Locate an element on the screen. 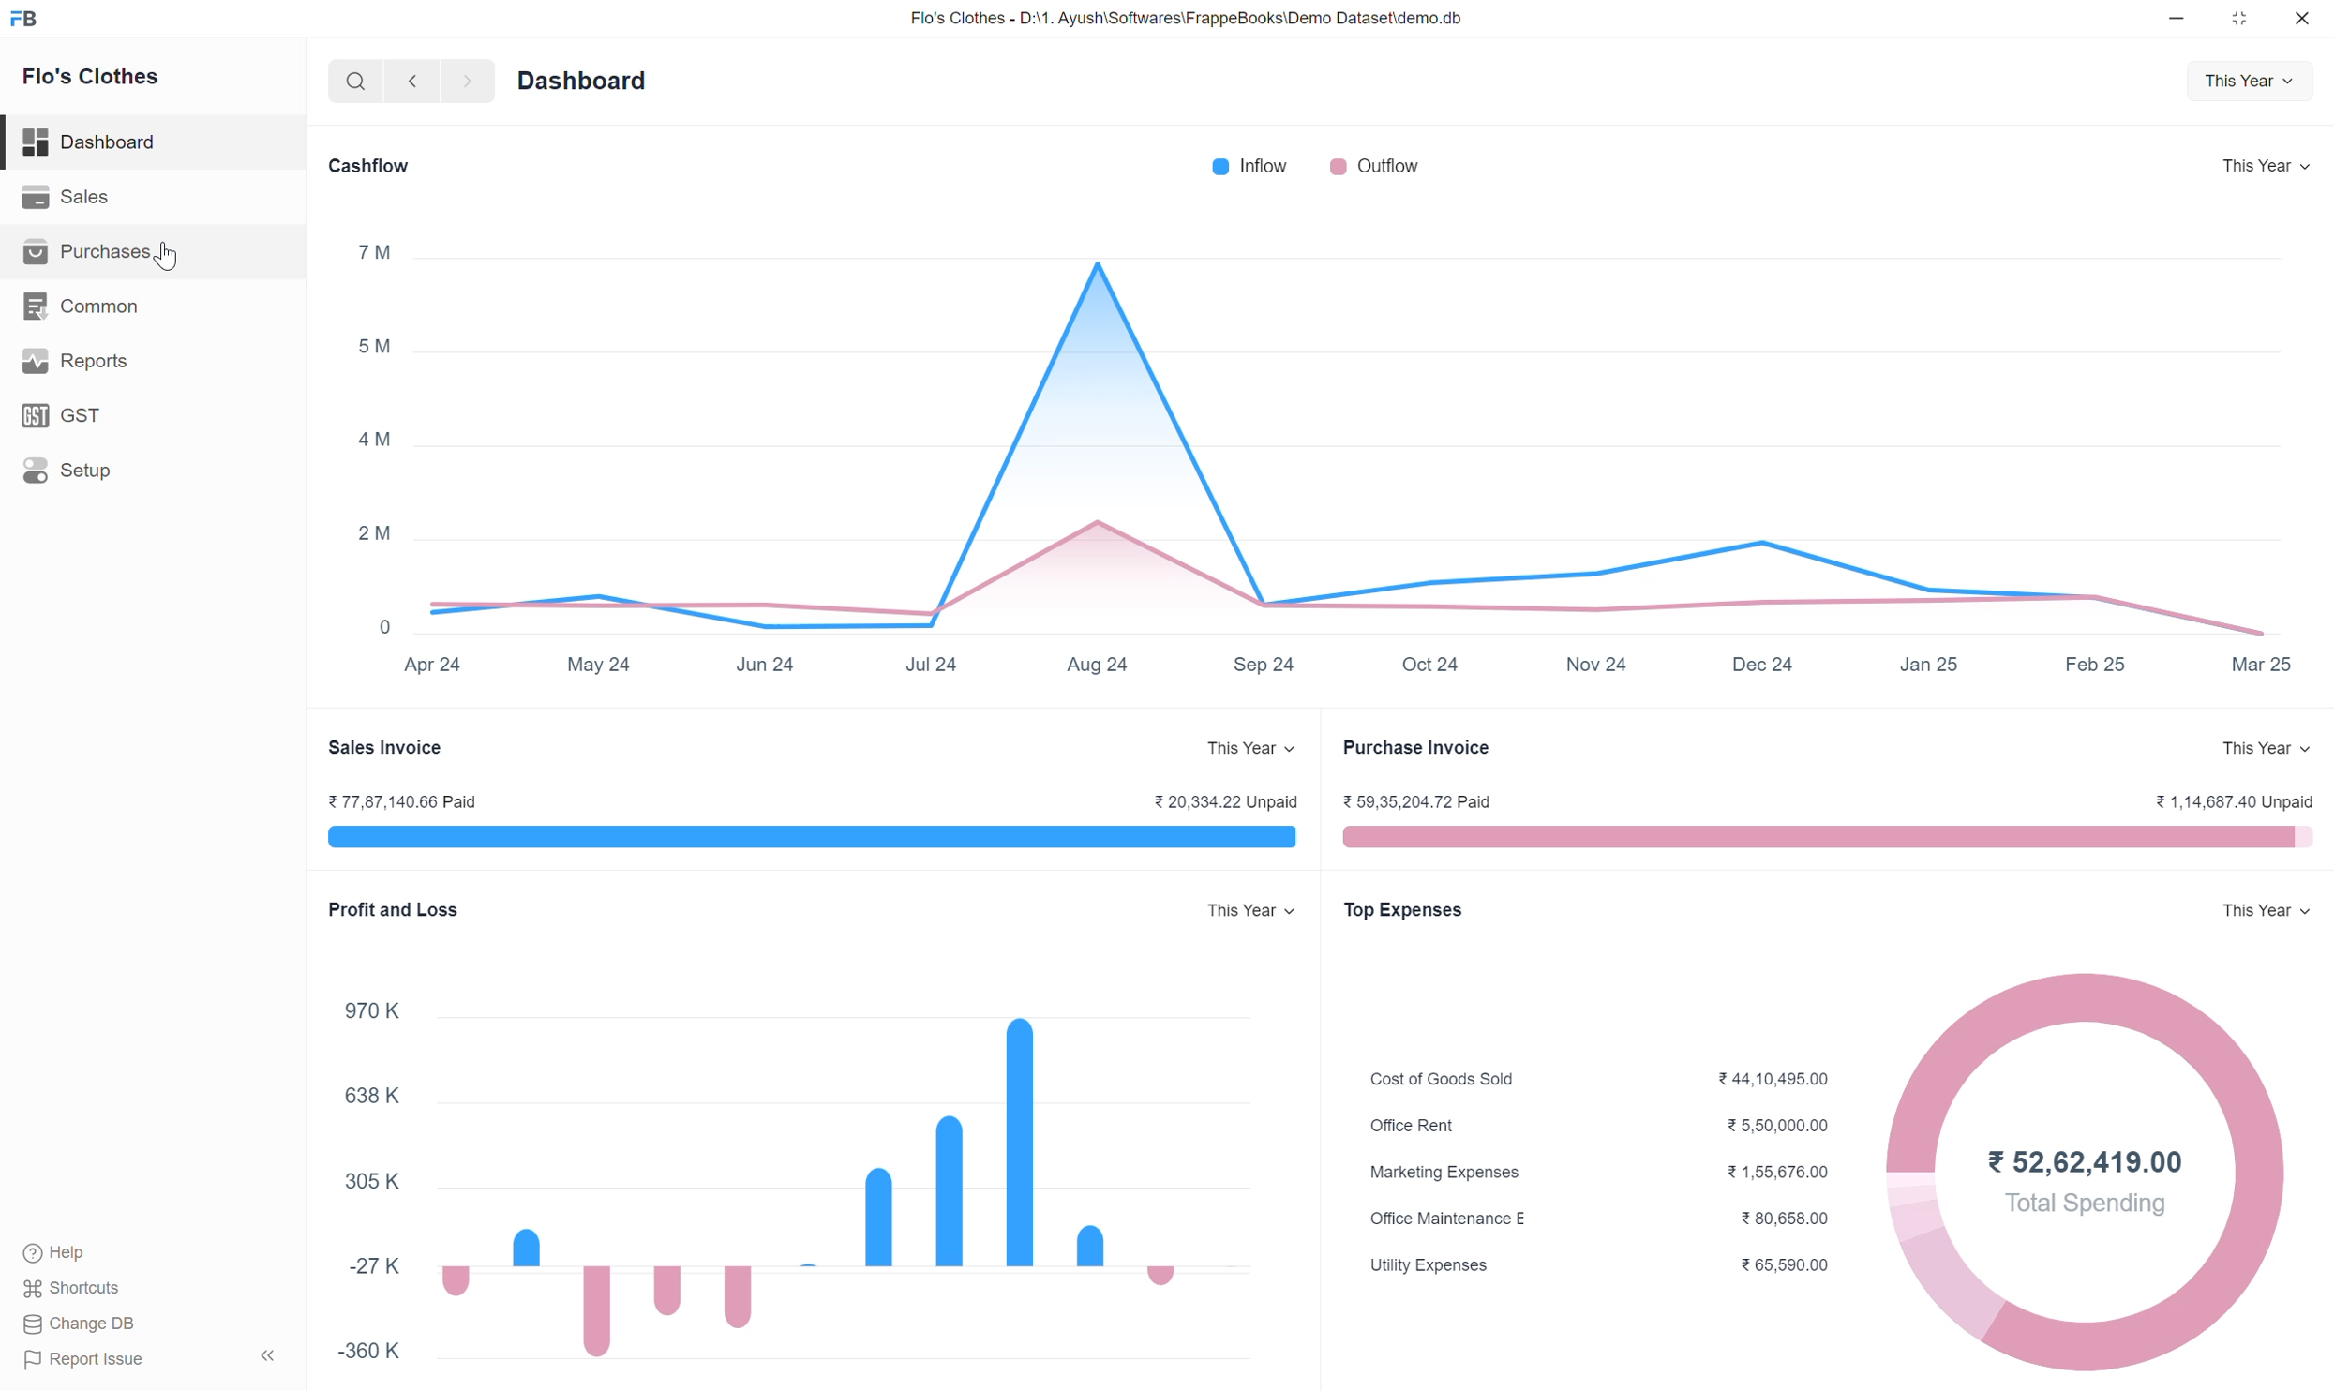 The image size is (2334, 1391). office rent is located at coordinates (1414, 1126).